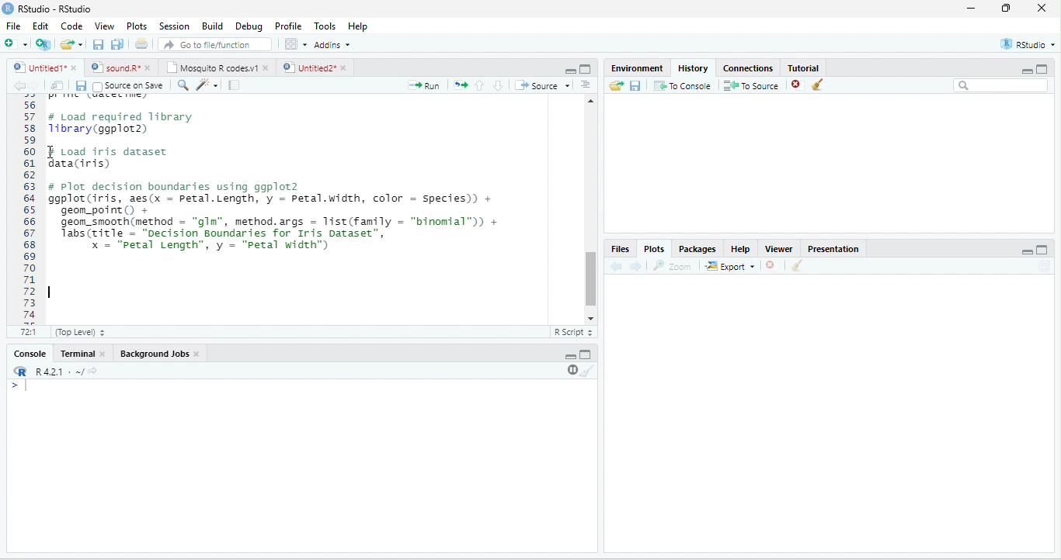 The image size is (1061, 560). Describe the element at coordinates (1026, 71) in the screenshot. I see `minimize` at that location.